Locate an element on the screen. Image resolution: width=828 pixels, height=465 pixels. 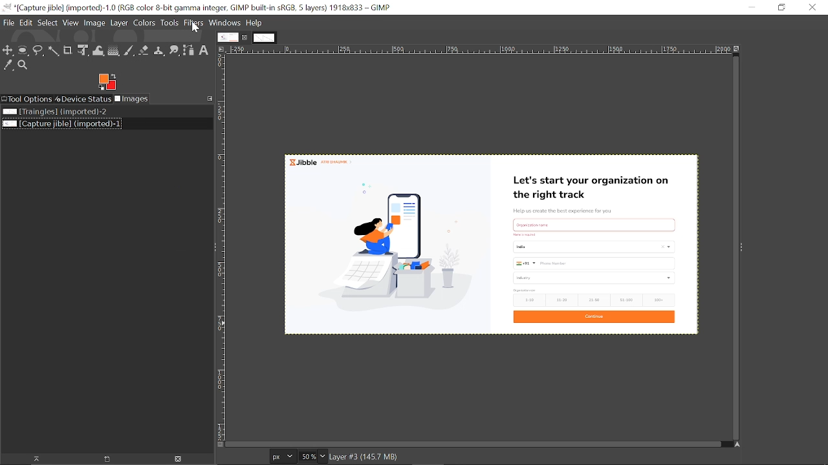
Smudge tool is located at coordinates (175, 50).